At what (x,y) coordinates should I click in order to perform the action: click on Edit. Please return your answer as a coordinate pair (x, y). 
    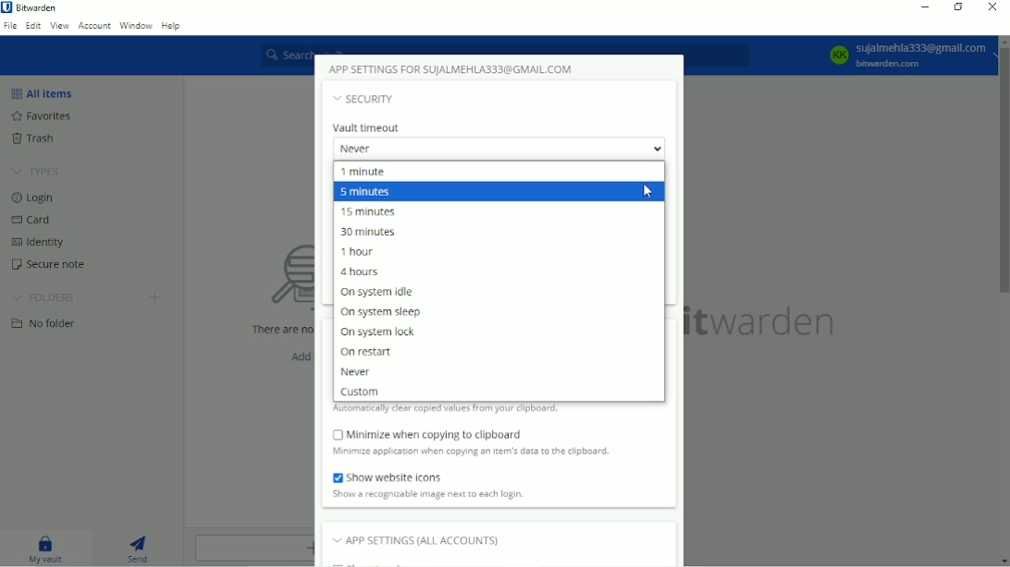
    Looking at the image, I should click on (31, 27).